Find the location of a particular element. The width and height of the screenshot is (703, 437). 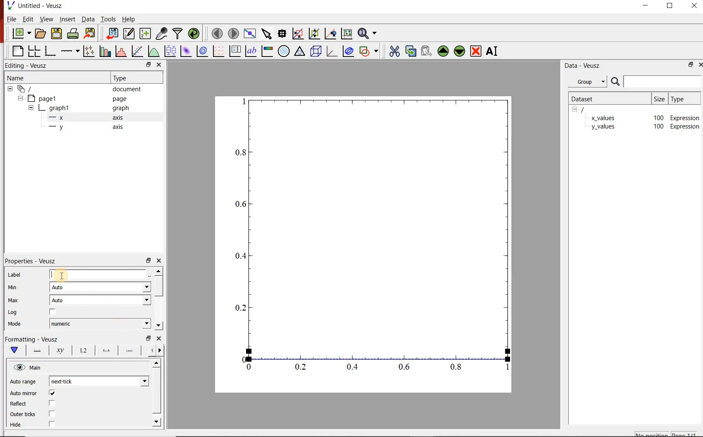

plot vector field is located at coordinates (218, 51).